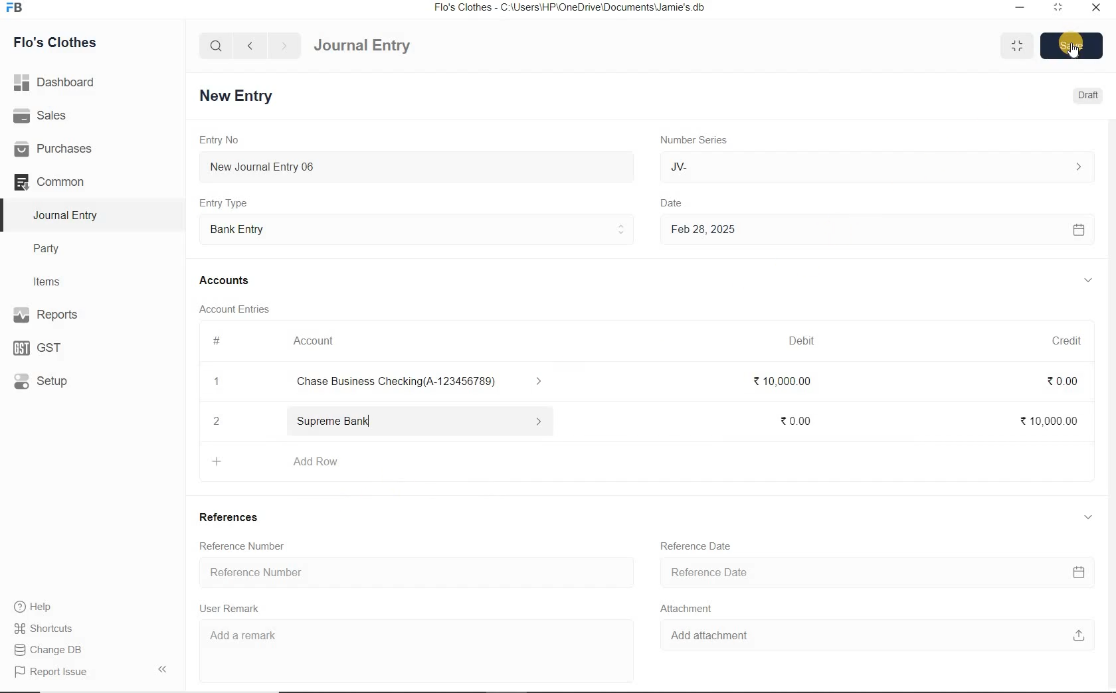  What do you see at coordinates (420, 419) in the screenshot?
I see `Add Row` at bounding box center [420, 419].